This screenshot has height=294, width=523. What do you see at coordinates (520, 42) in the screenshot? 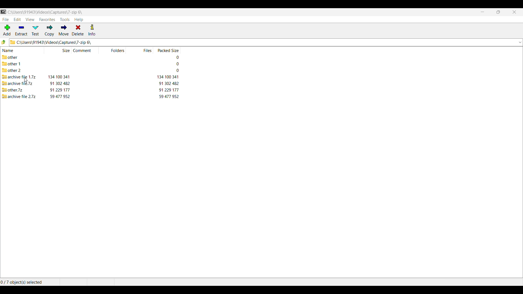
I see `Dropdown menu` at bounding box center [520, 42].